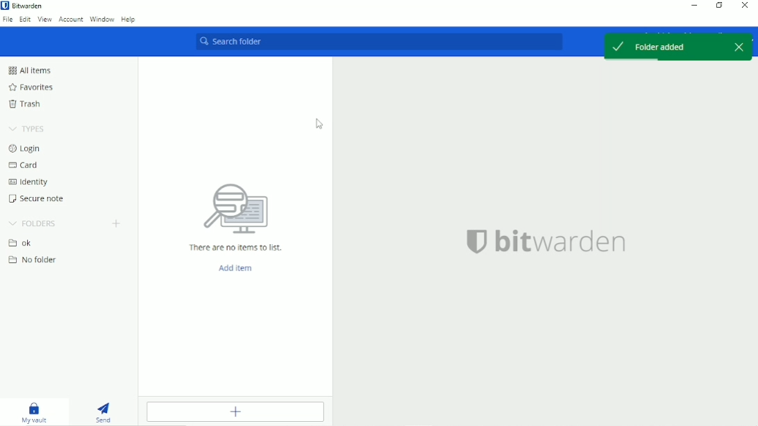 The height and width of the screenshot is (426, 758). I want to click on Window, so click(103, 20).